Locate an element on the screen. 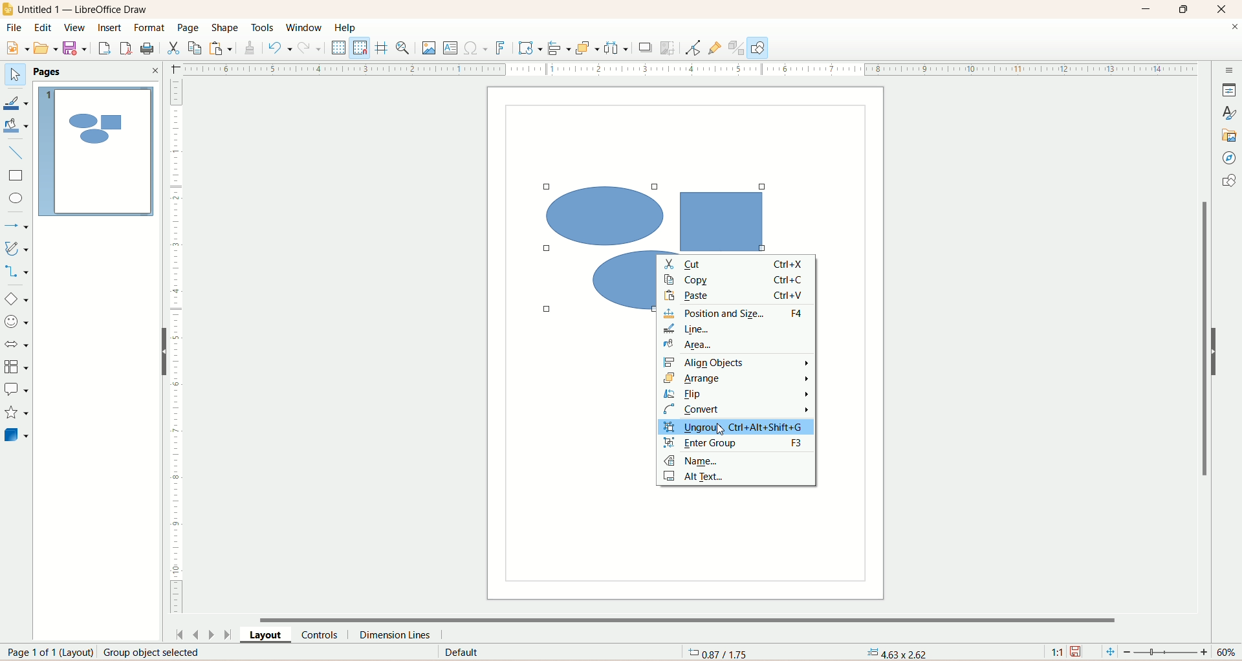 The height and width of the screenshot is (661, 1242). crop image is located at coordinates (668, 49).